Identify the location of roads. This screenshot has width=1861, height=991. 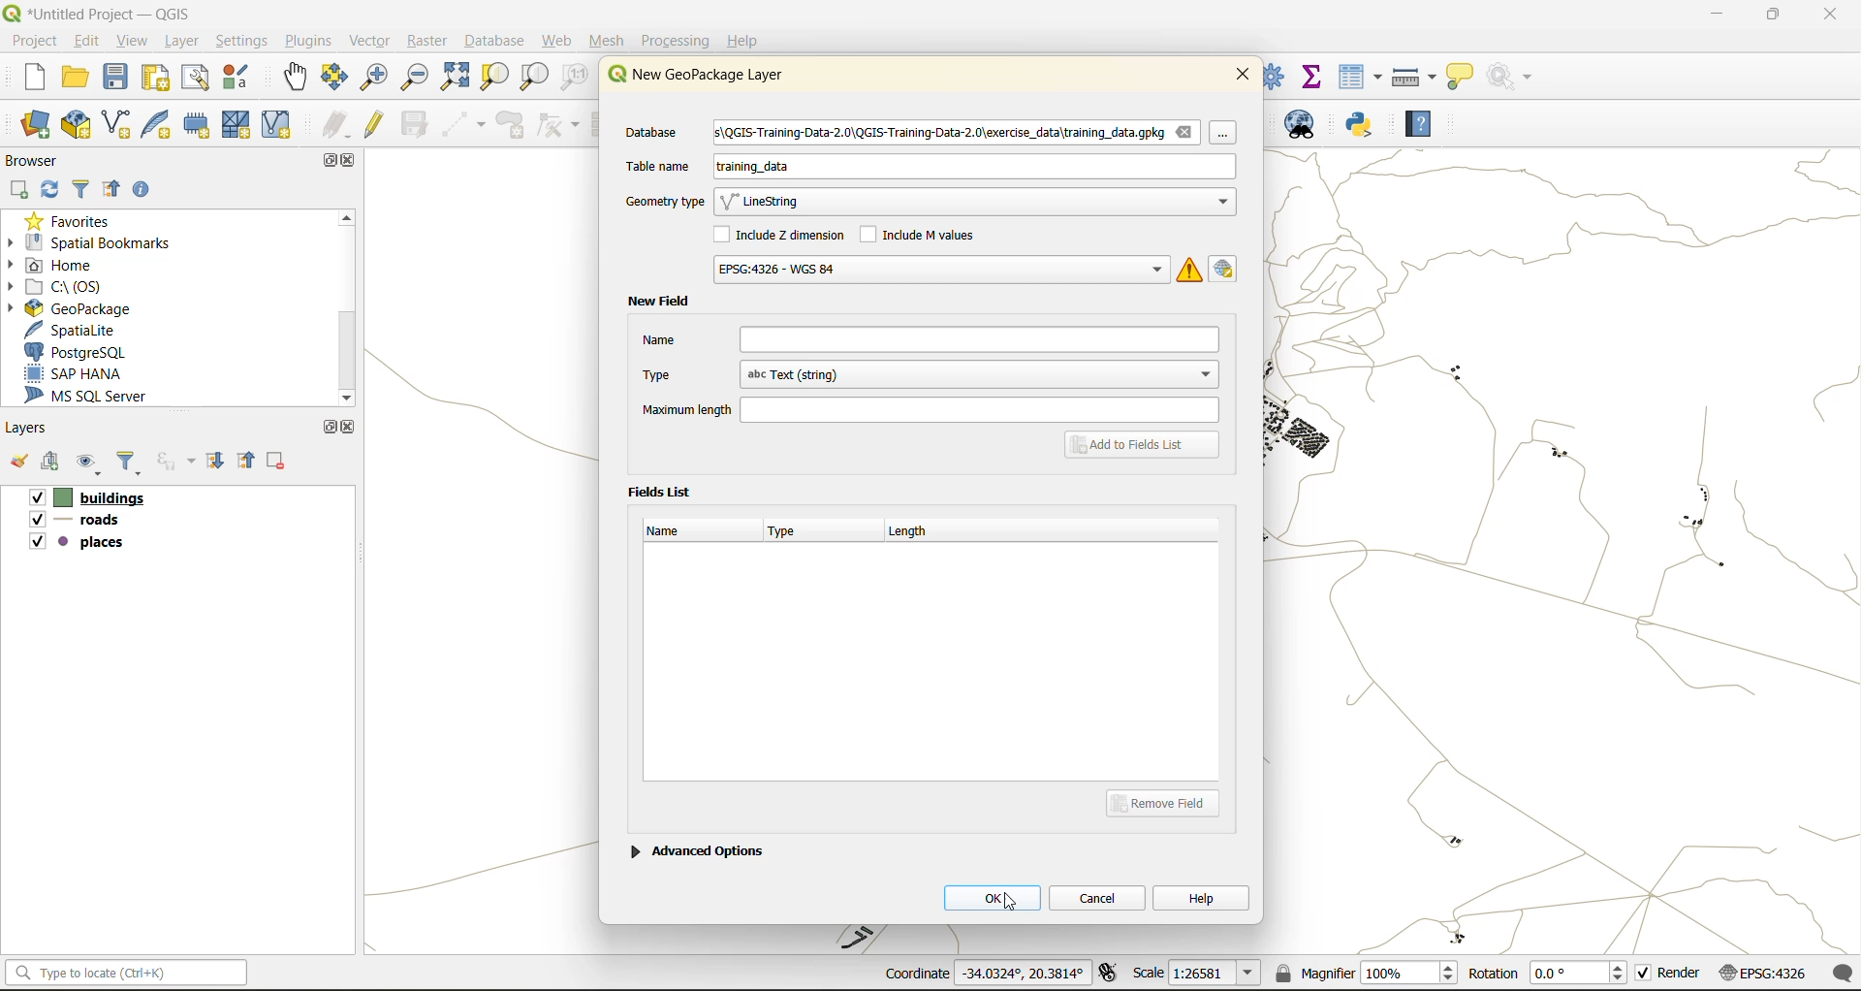
(79, 523).